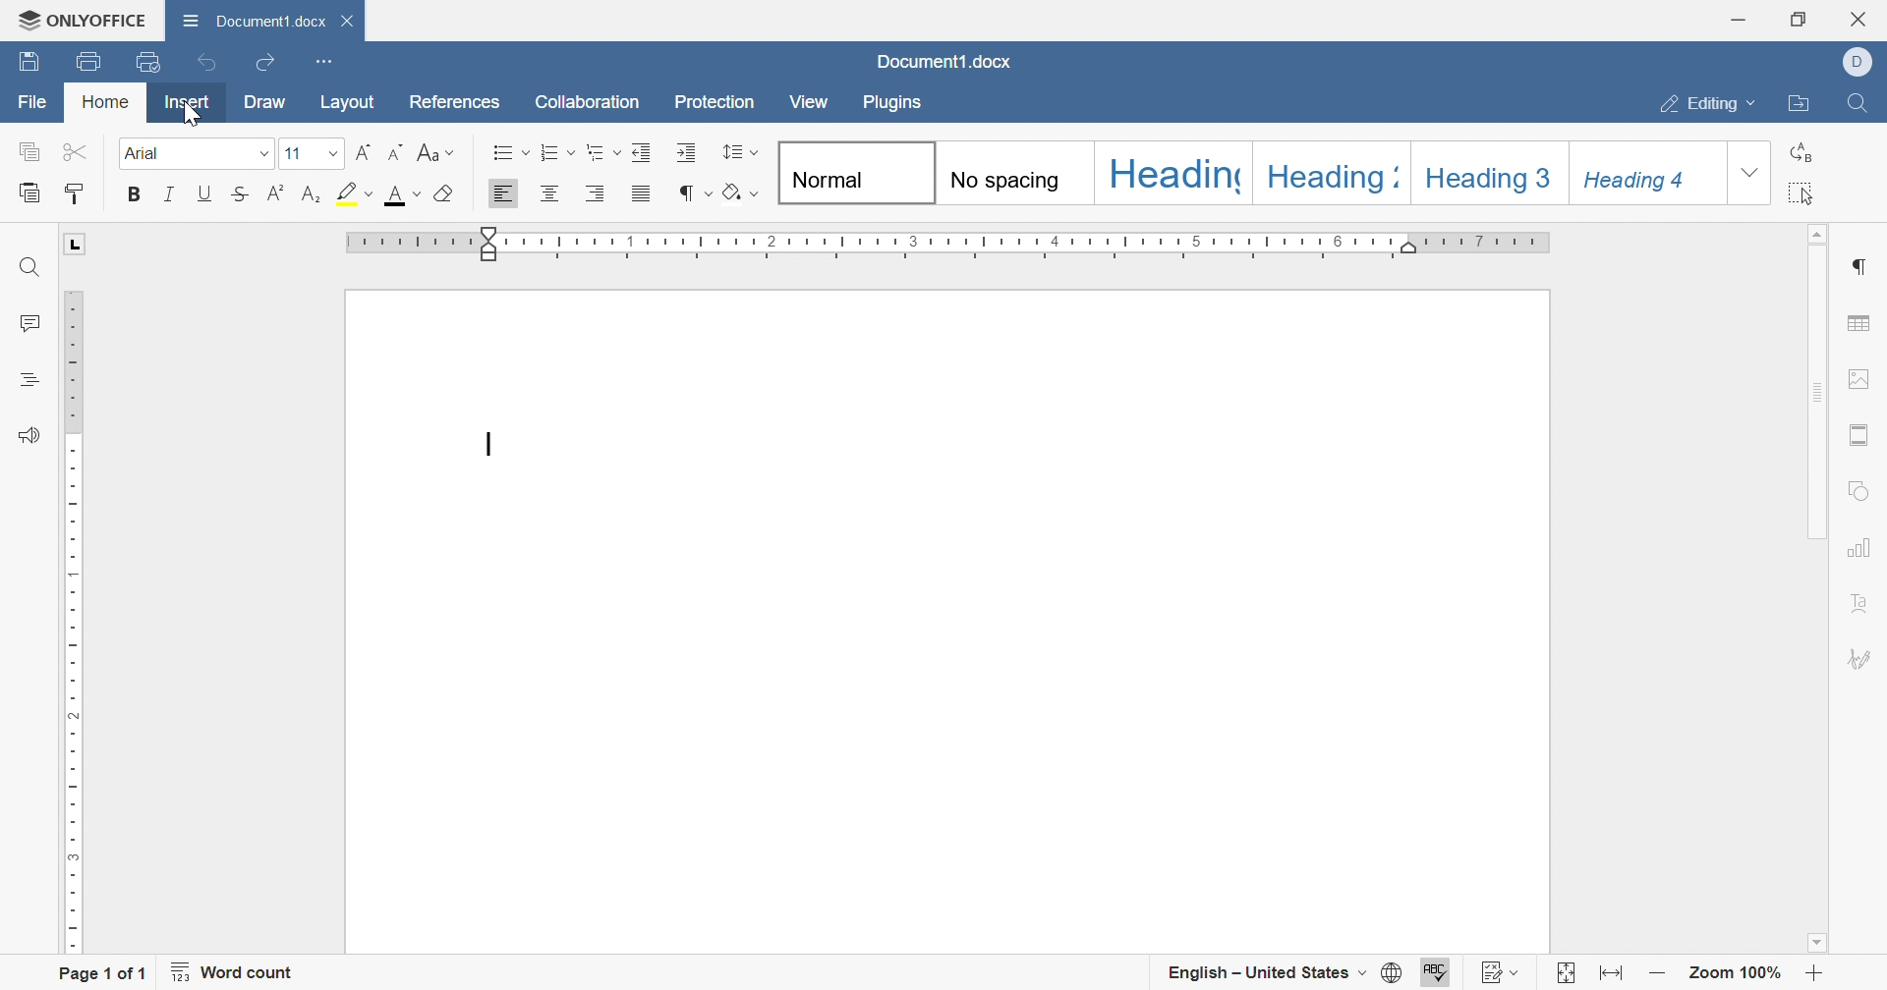 This screenshot has width=1887, height=990. What do you see at coordinates (1488, 175) in the screenshot?
I see `Heading 3` at bounding box center [1488, 175].